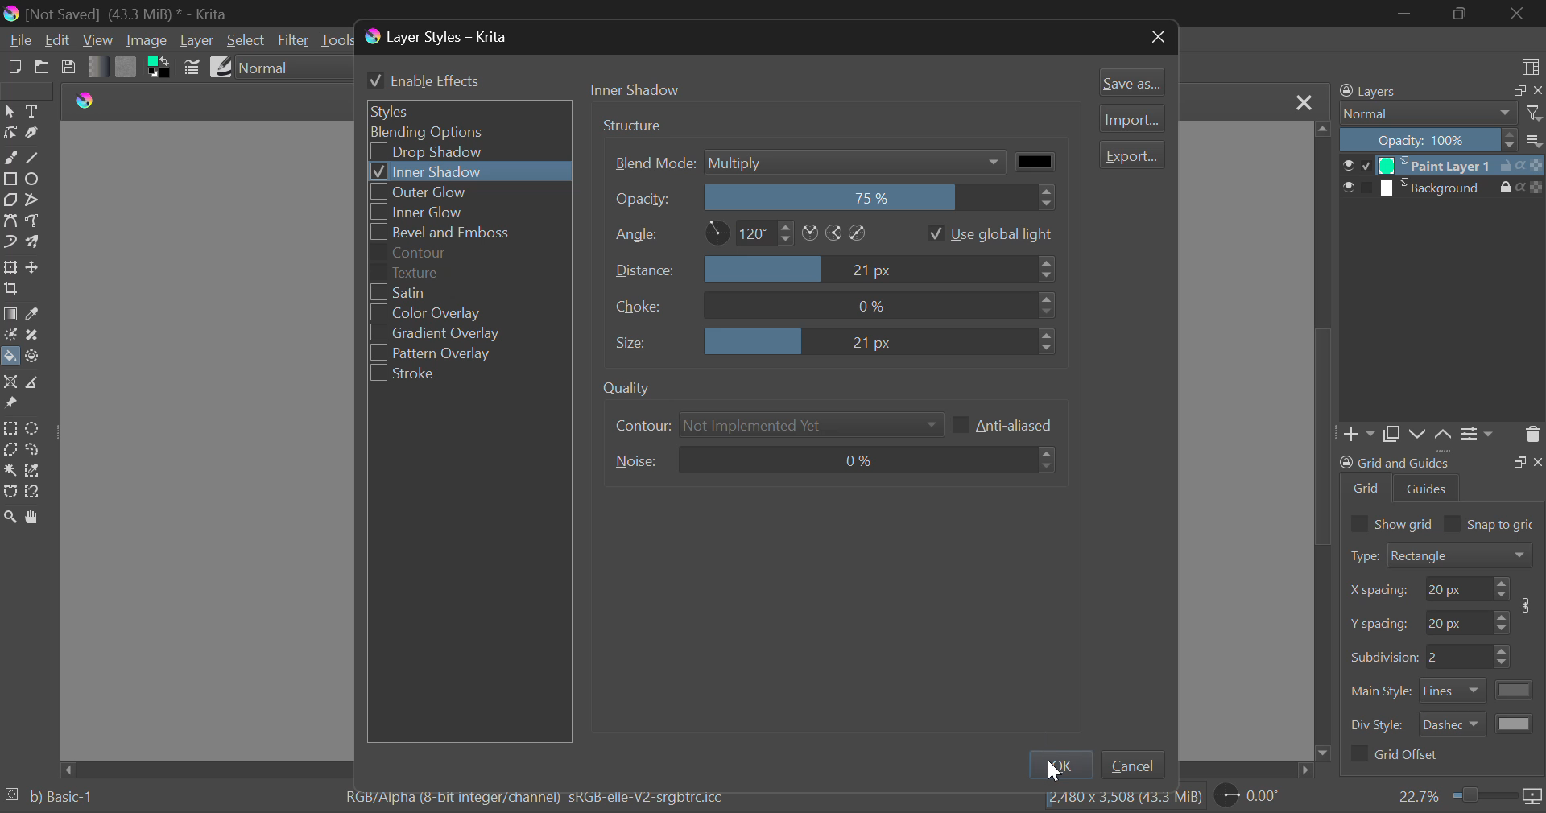 The image size is (1546, 813). I want to click on Cancel, so click(1135, 767).